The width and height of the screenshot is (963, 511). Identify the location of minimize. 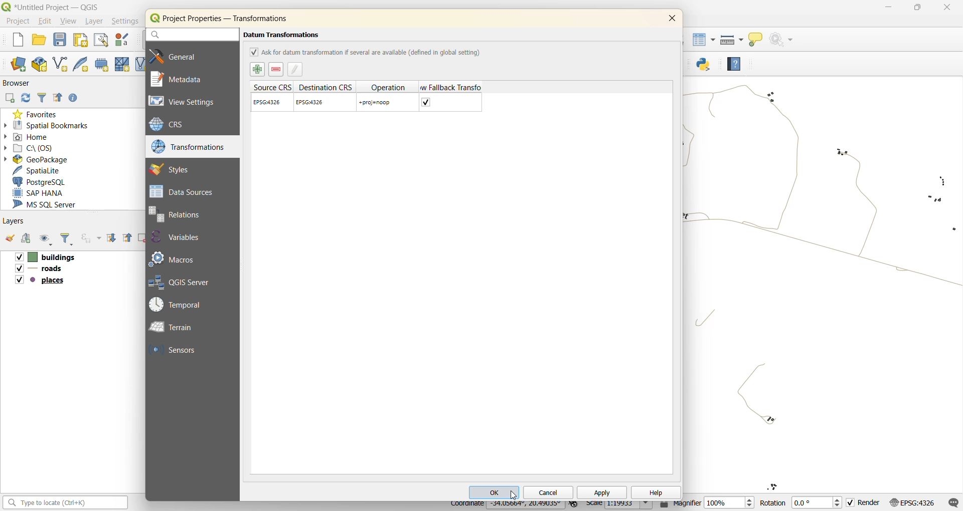
(887, 9).